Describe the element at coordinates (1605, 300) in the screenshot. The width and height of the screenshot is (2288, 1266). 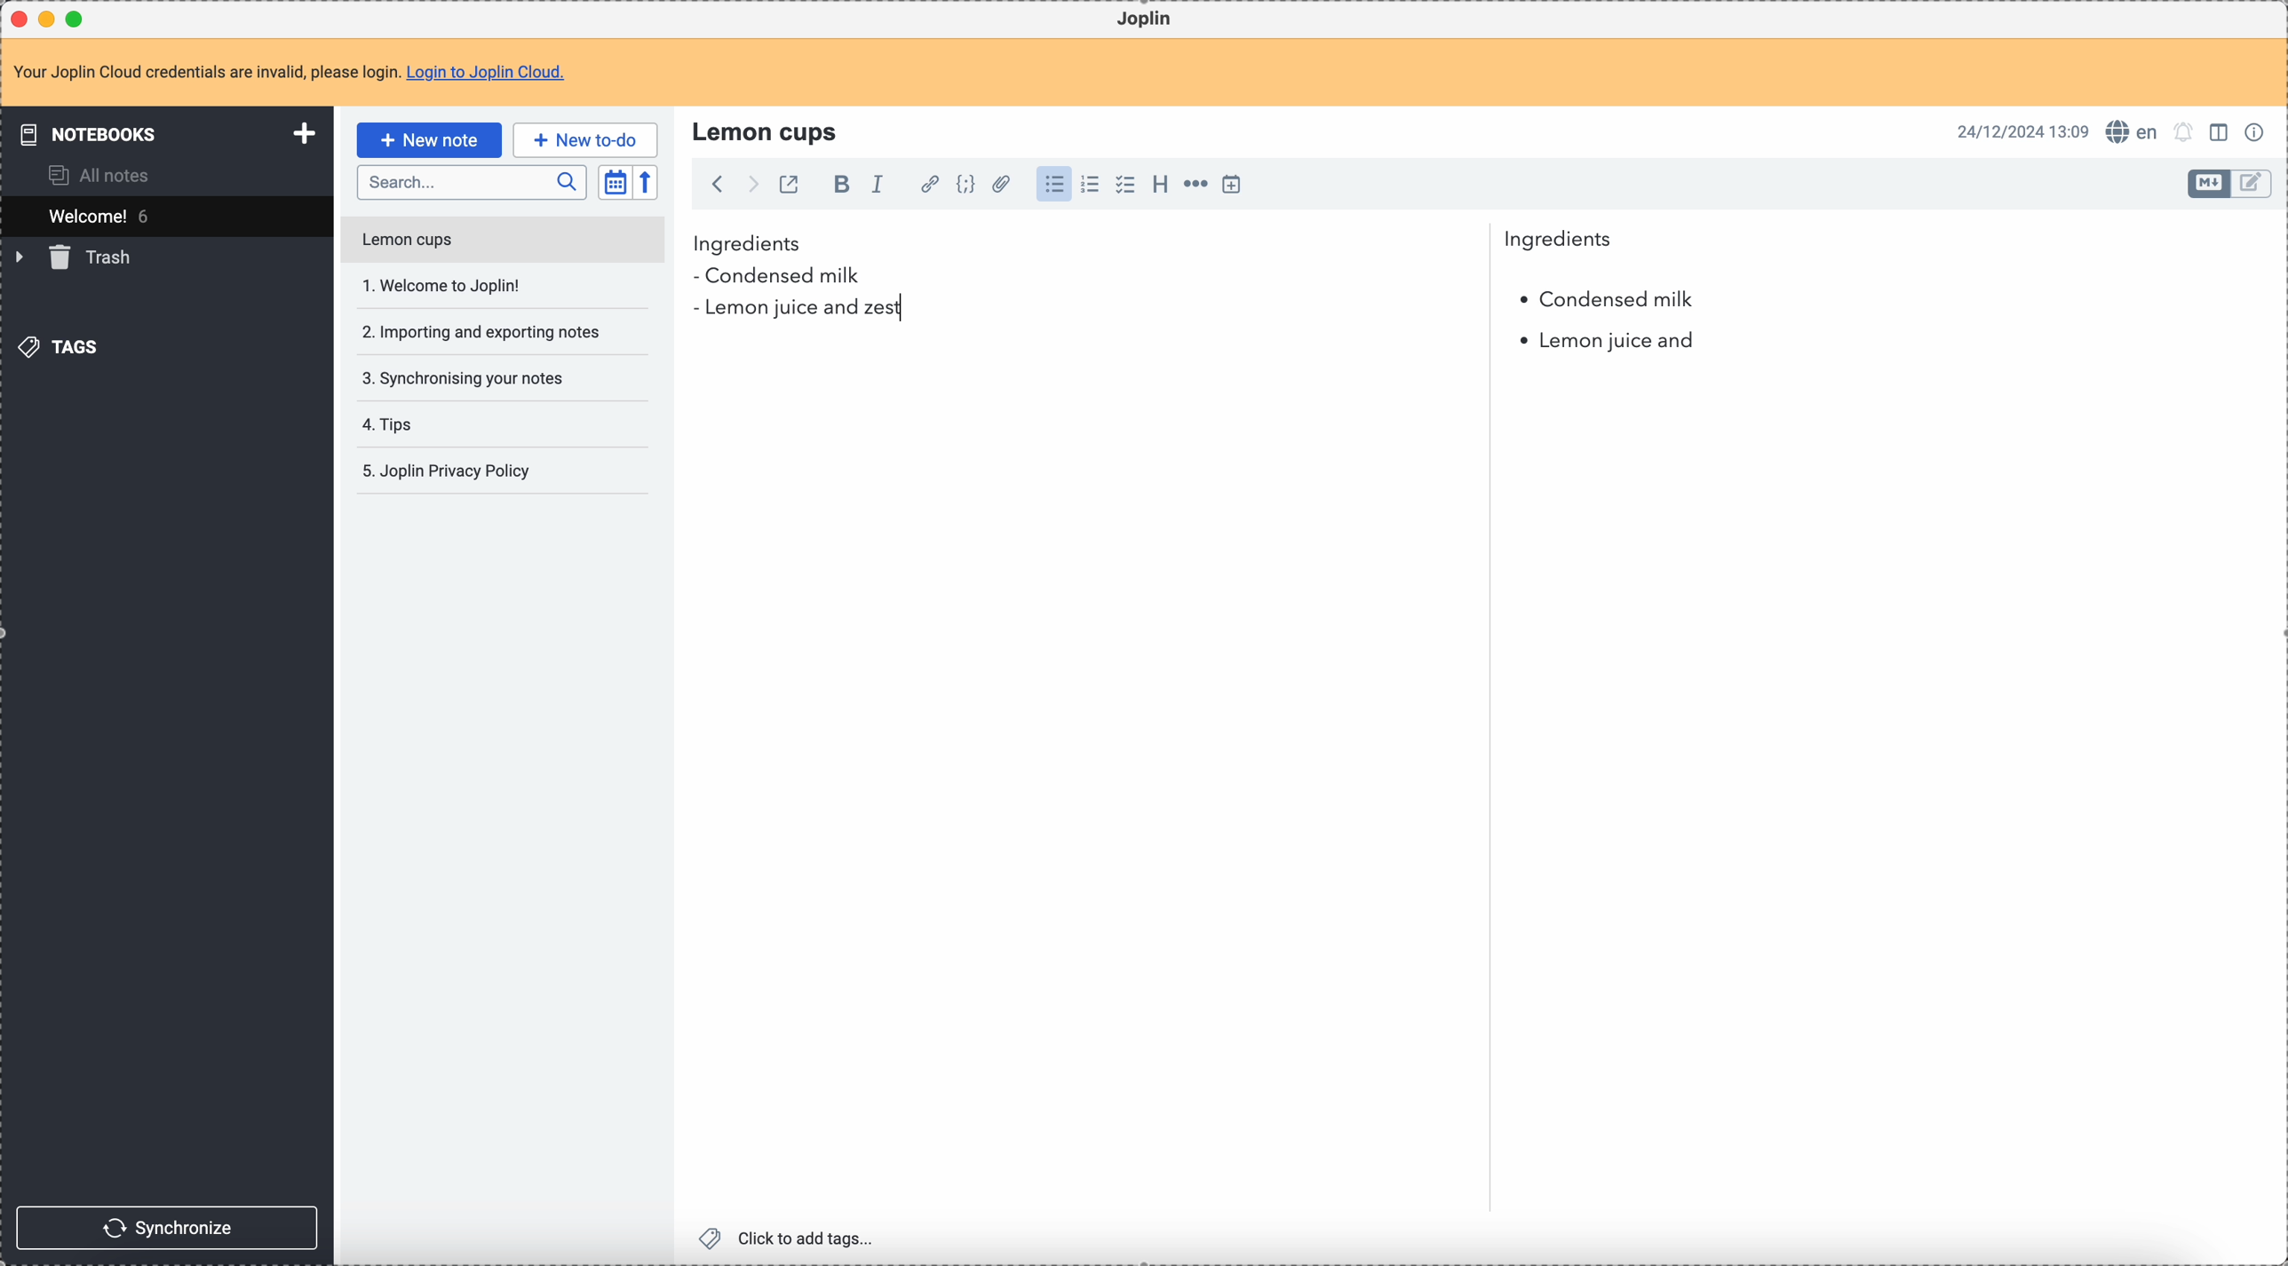
I see `condensed milk` at that location.